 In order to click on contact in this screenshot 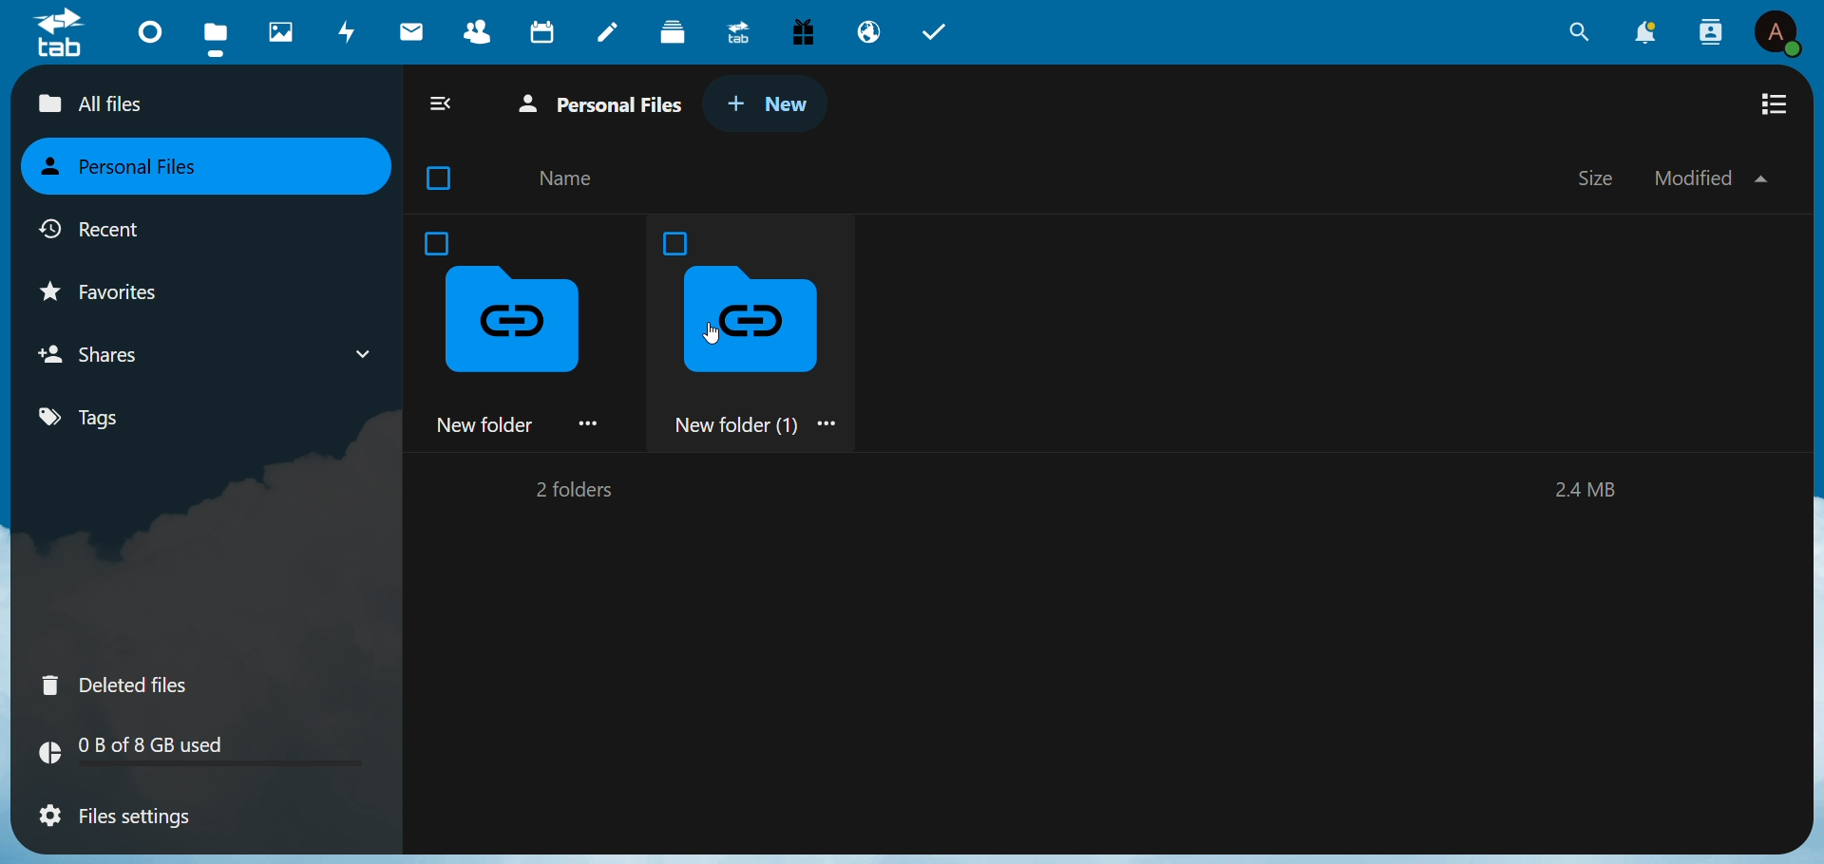, I will do `click(474, 29)`.